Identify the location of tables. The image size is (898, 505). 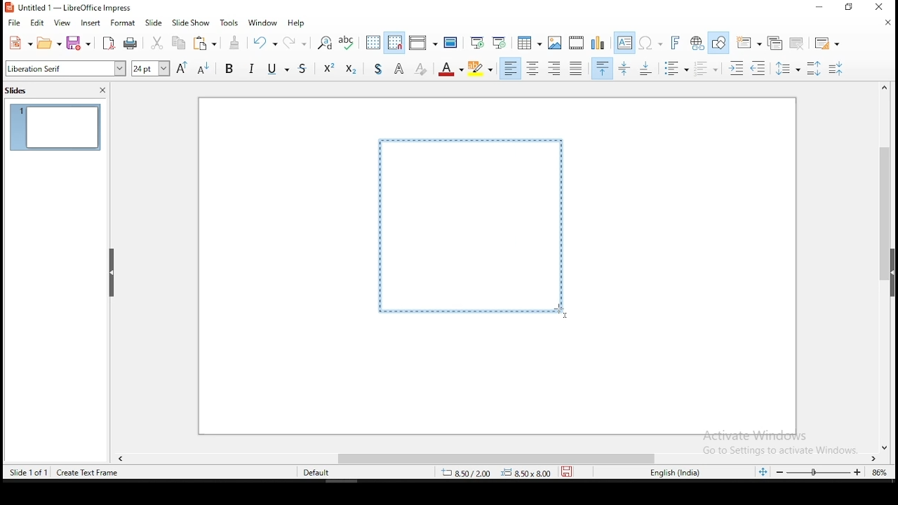
(530, 43).